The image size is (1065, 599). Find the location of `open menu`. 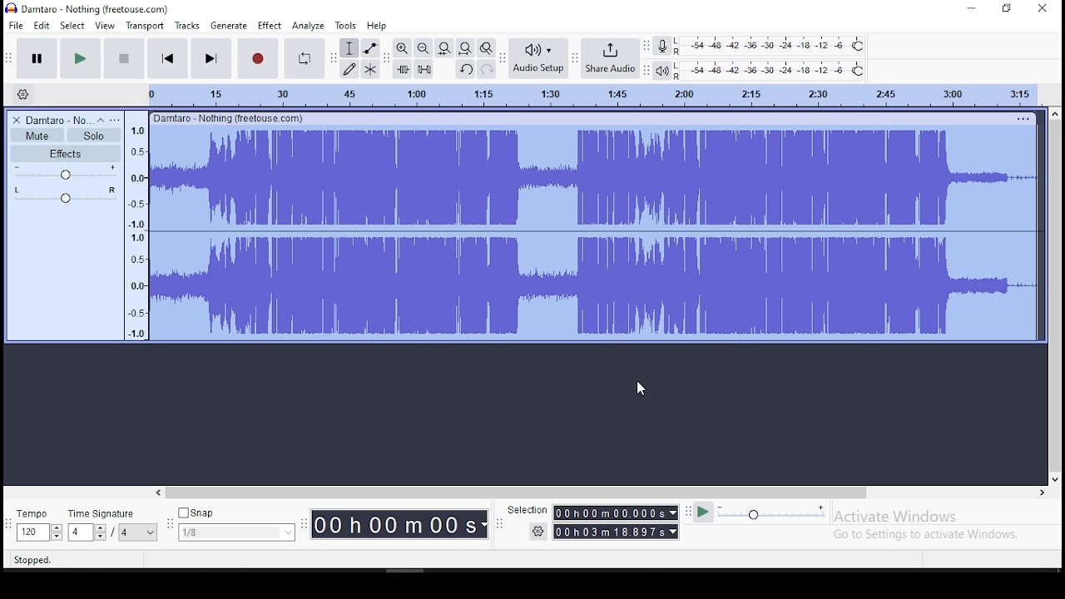

open menu is located at coordinates (117, 119).